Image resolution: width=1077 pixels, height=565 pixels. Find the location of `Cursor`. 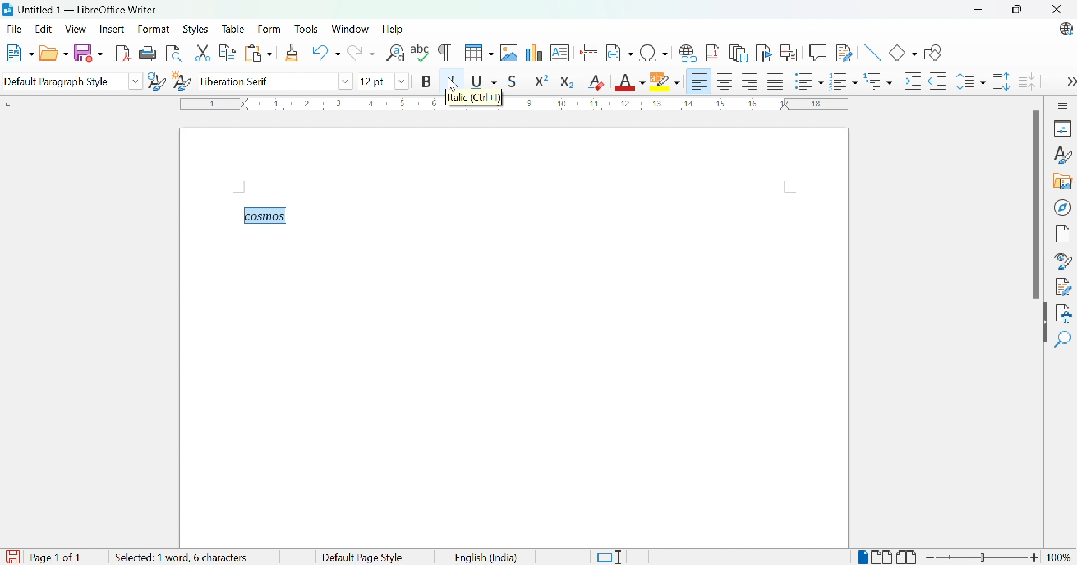

Cursor is located at coordinates (451, 83).